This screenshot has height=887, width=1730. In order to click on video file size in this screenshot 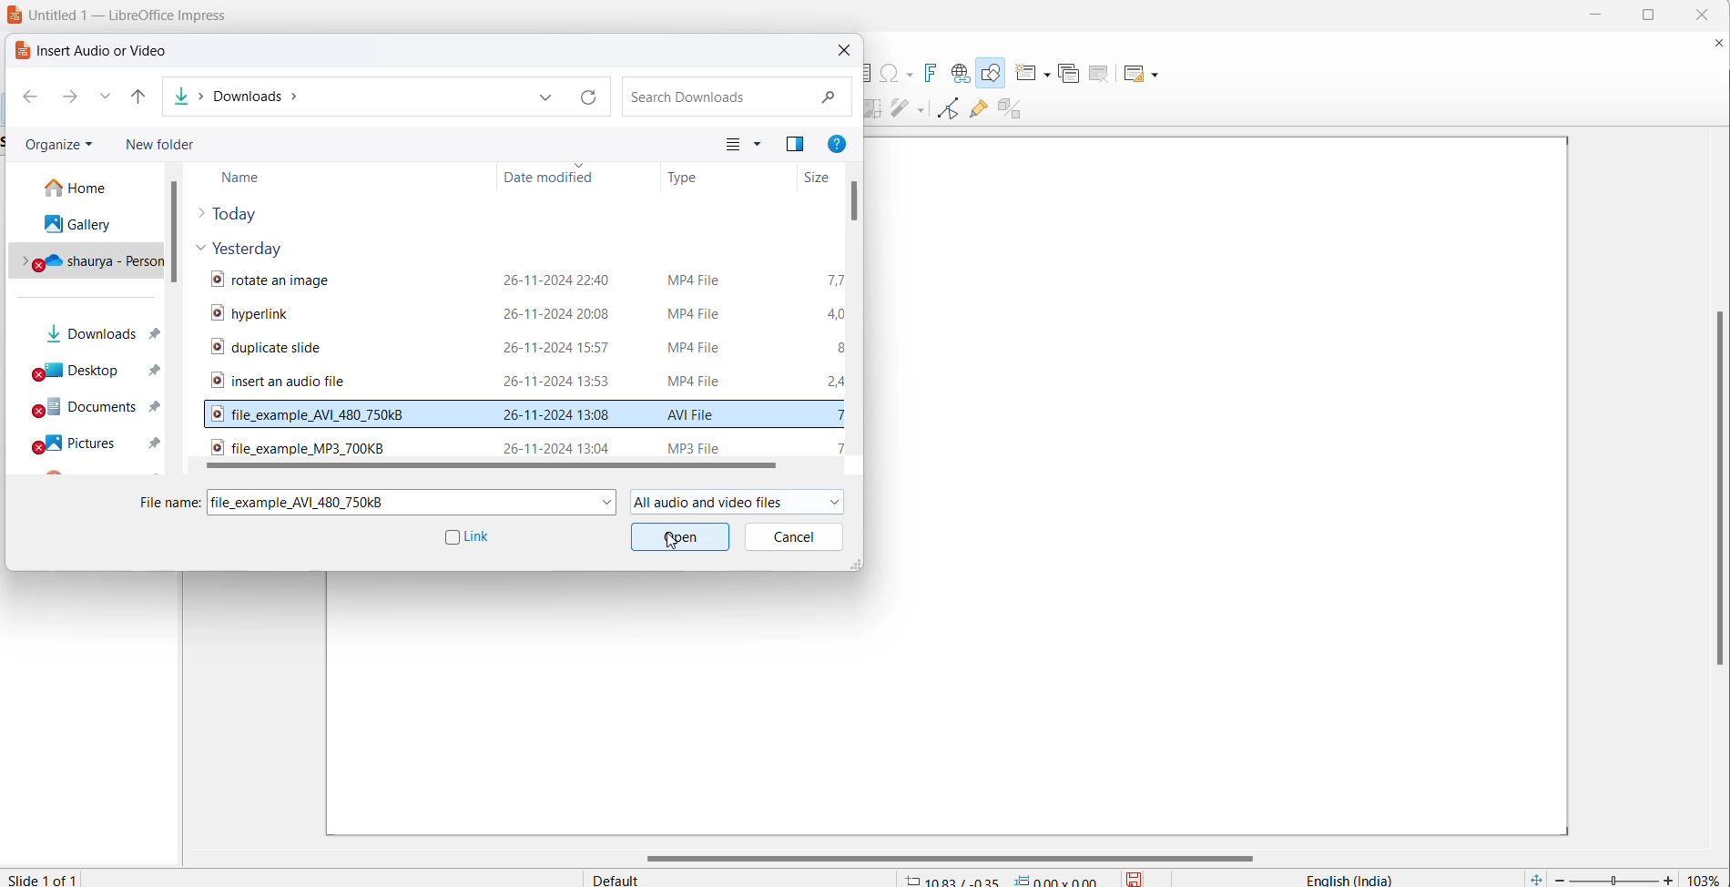, I will do `click(829, 324)`.